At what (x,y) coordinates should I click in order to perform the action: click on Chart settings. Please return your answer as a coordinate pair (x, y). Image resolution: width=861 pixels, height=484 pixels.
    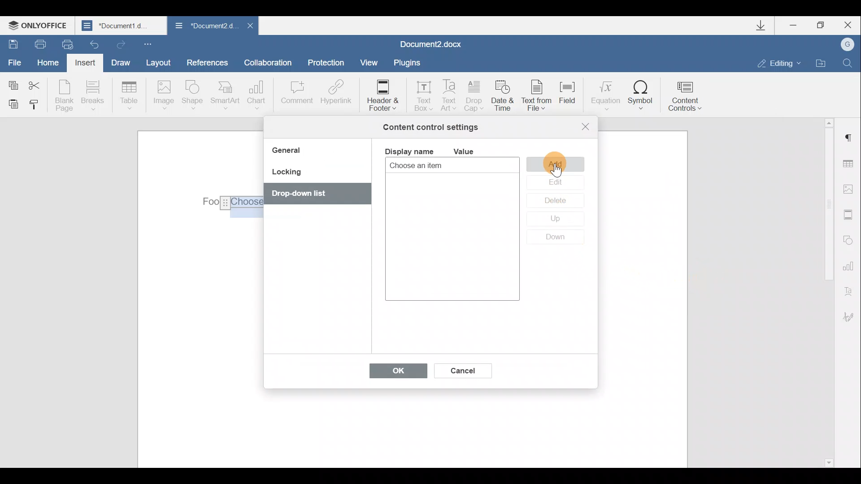
    Looking at the image, I should click on (850, 265).